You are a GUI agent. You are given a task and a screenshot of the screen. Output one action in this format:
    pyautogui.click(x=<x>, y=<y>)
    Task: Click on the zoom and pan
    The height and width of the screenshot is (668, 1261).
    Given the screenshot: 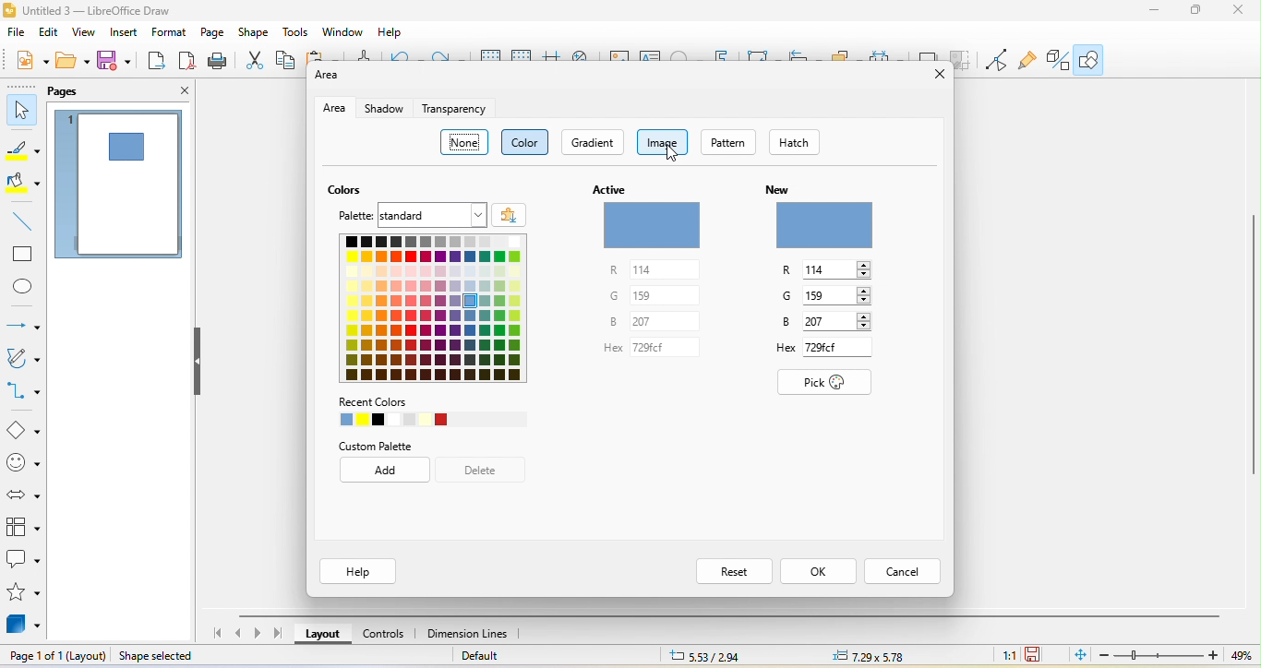 What is the action you would take?
    pyautogui.click(x=583, y=56)
    